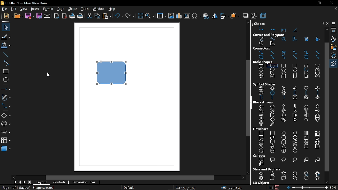  Describe the element at coordinates (39, 16) in the screenshot. I see `save as` at that location.